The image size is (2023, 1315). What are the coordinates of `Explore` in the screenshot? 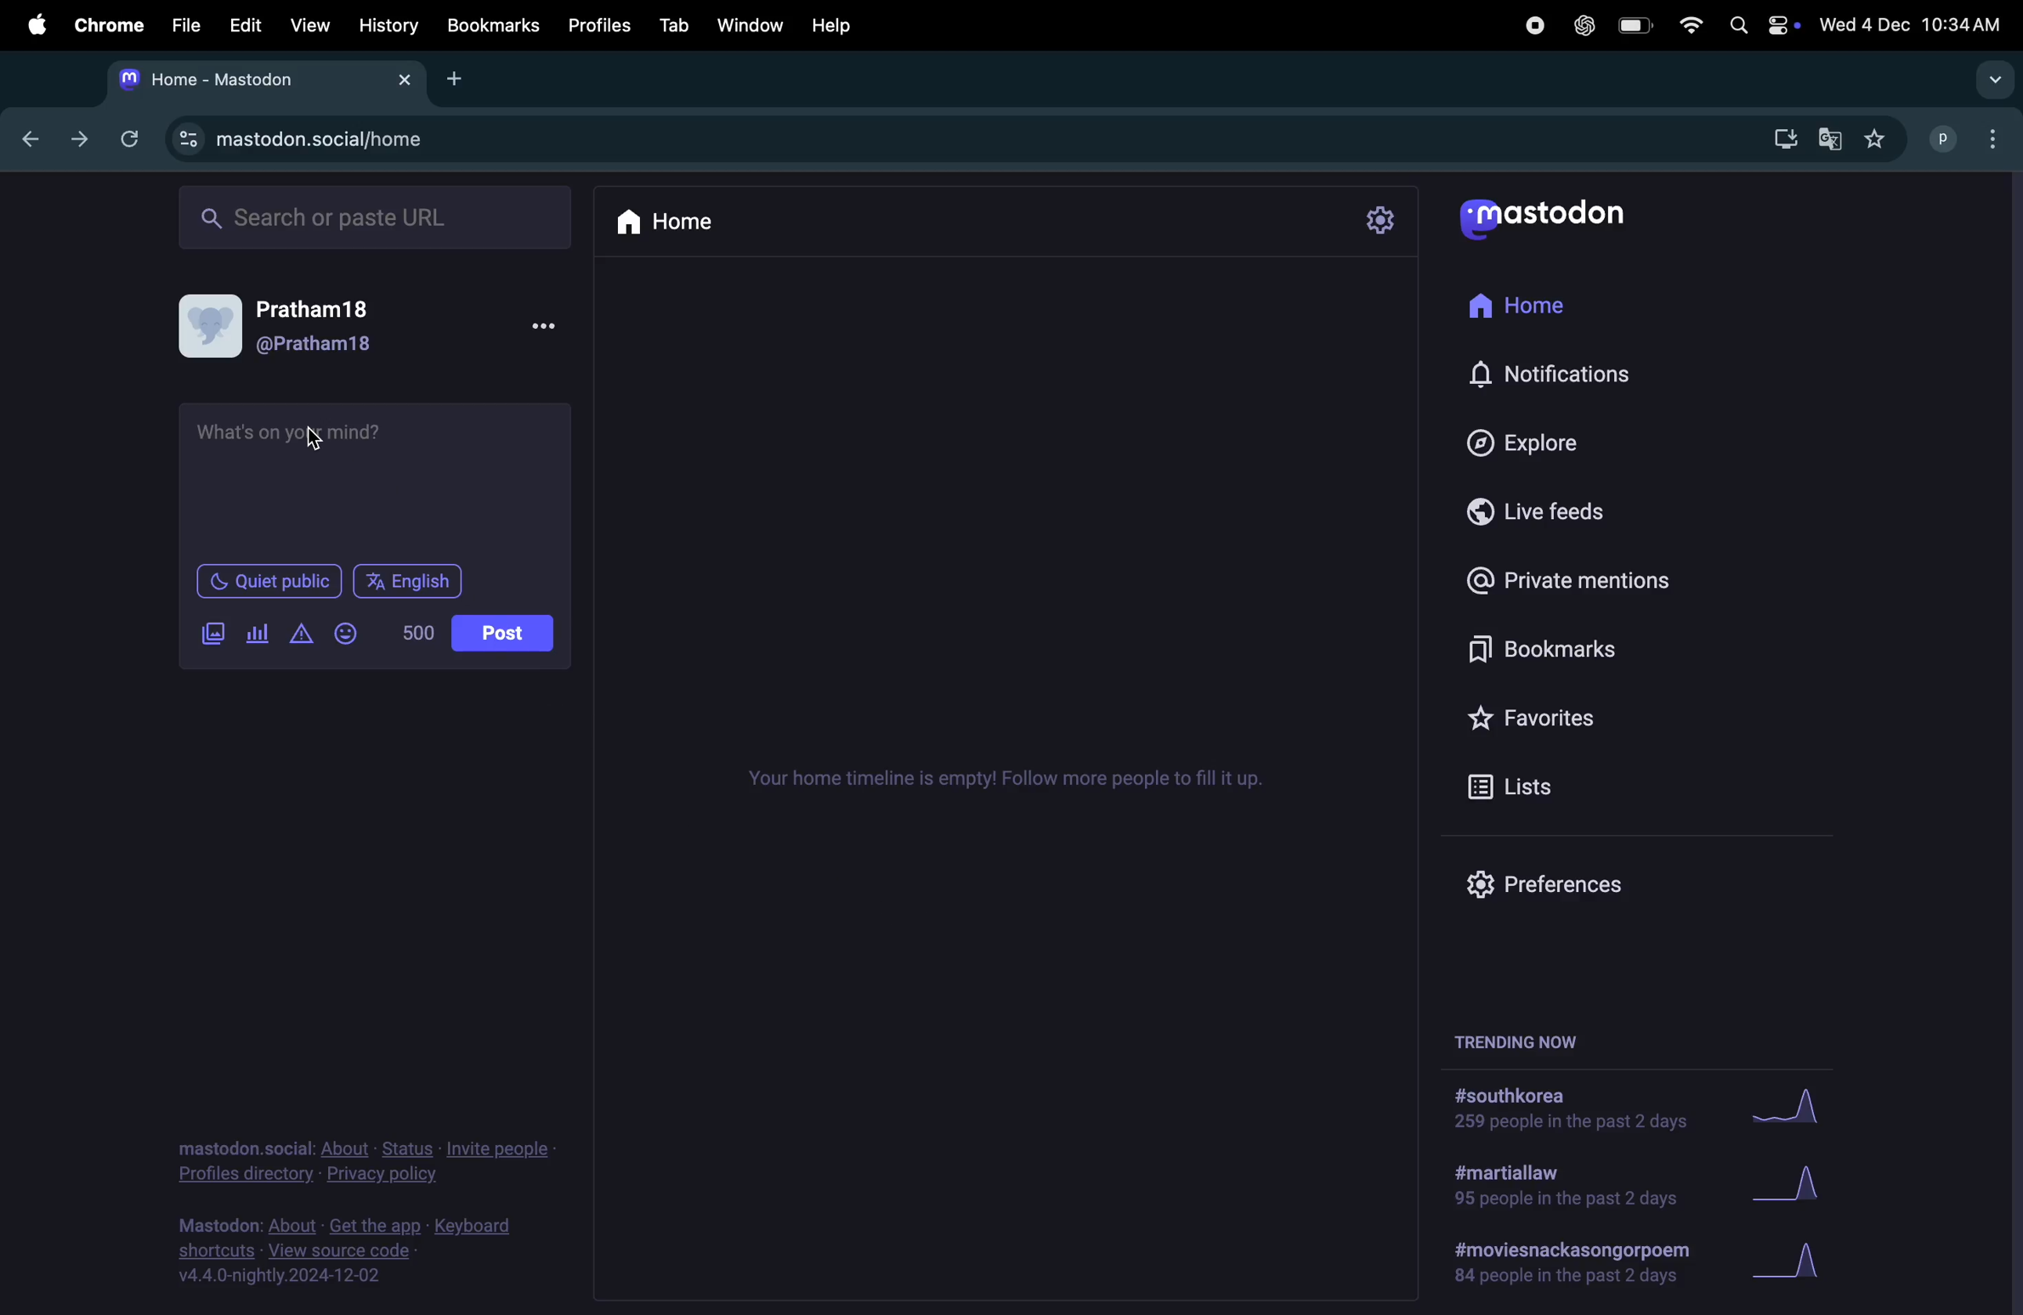 It's located at (1518, 439).